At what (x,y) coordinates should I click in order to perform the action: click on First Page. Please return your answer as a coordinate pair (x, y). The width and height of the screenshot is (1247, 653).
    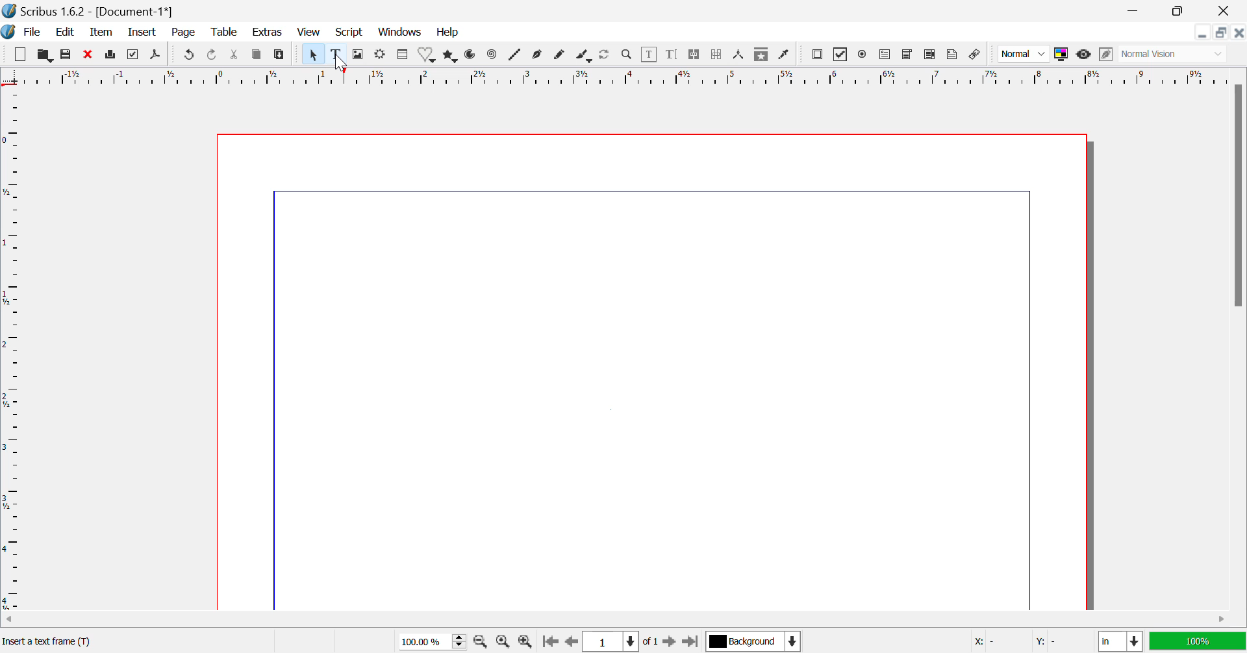
    Looking at the image, I should click on (549, 641).